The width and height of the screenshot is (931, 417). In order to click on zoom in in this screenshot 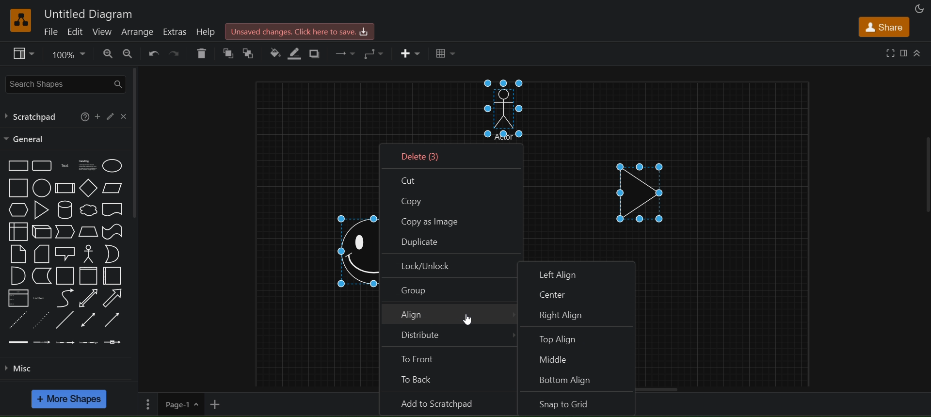, I will do `click(106, 54)`.